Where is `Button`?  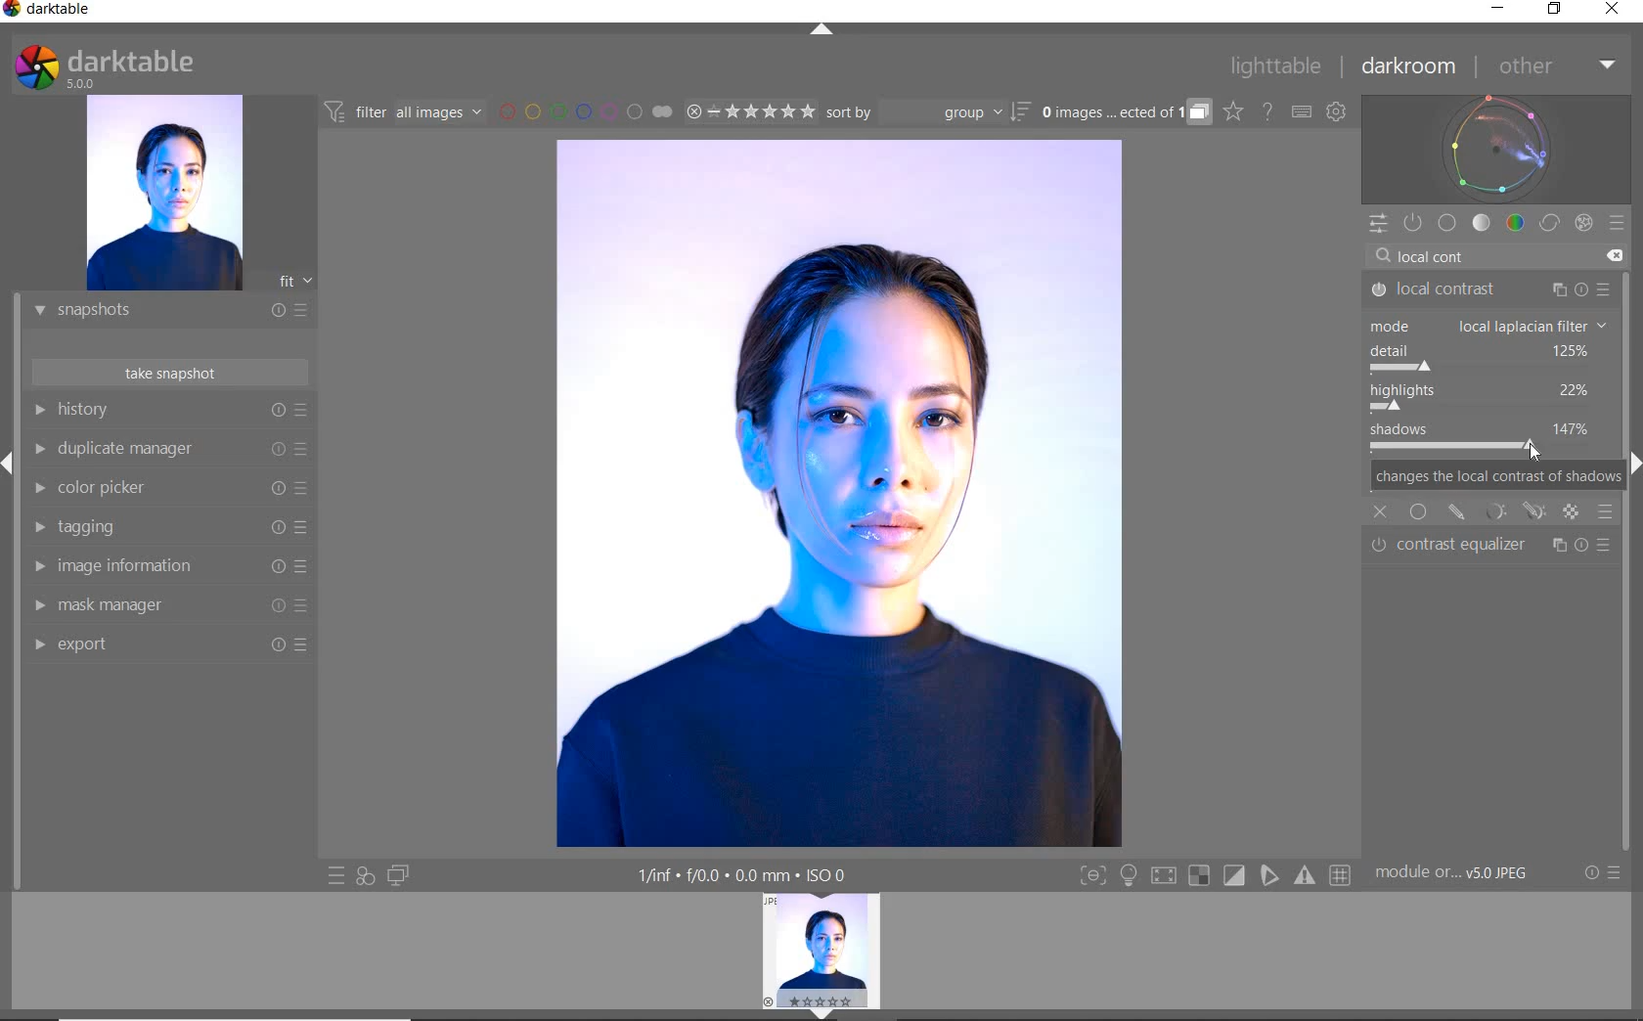 Button is located at coordinates (1129, 877).